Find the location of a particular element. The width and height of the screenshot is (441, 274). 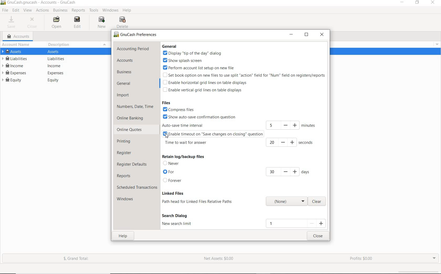

CLOSE is located at coordinates (322, 236).